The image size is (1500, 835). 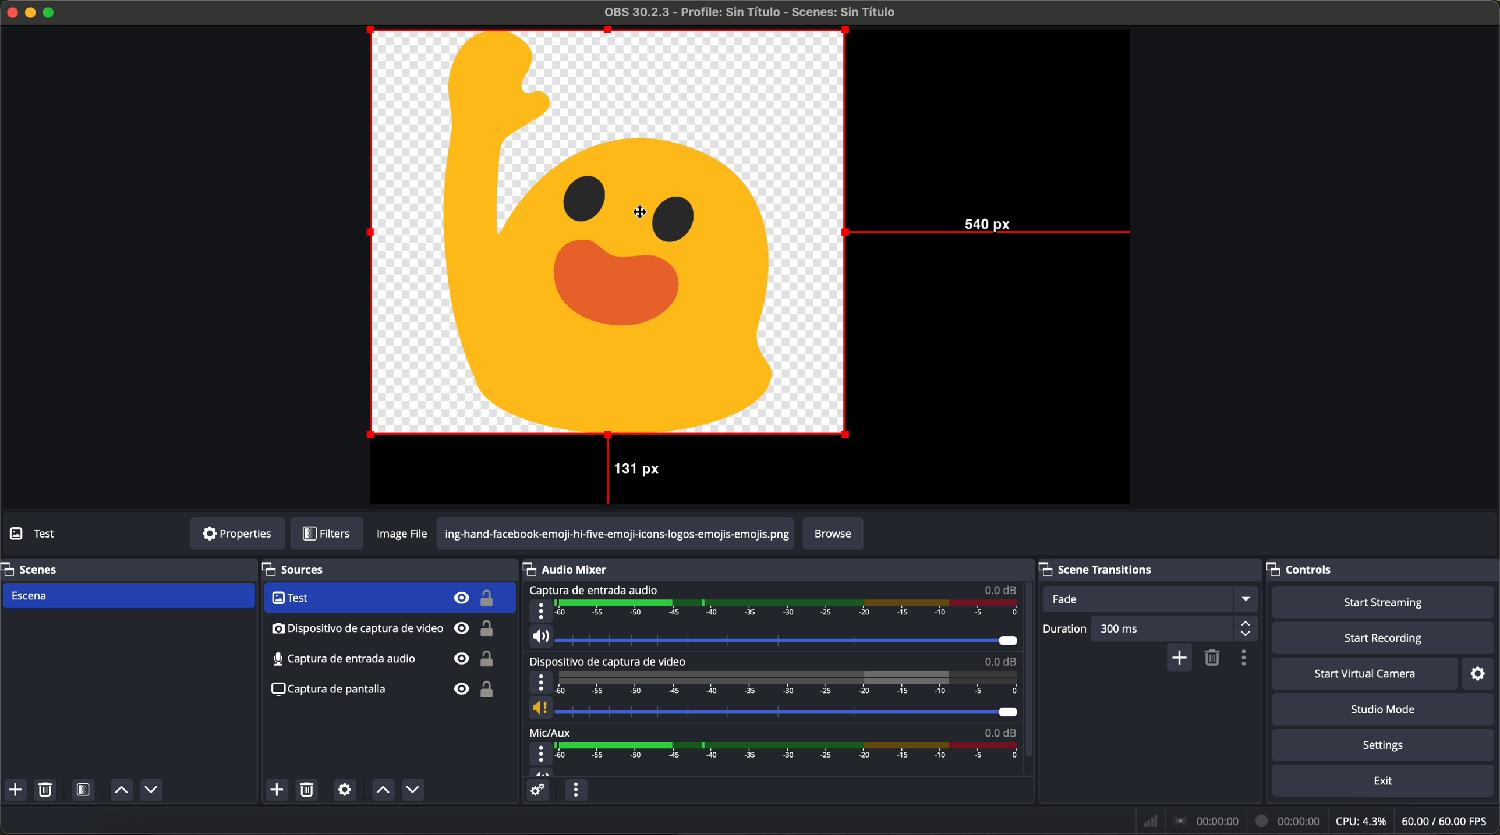 I want to click on video capture device, so click(x=612, y=661).